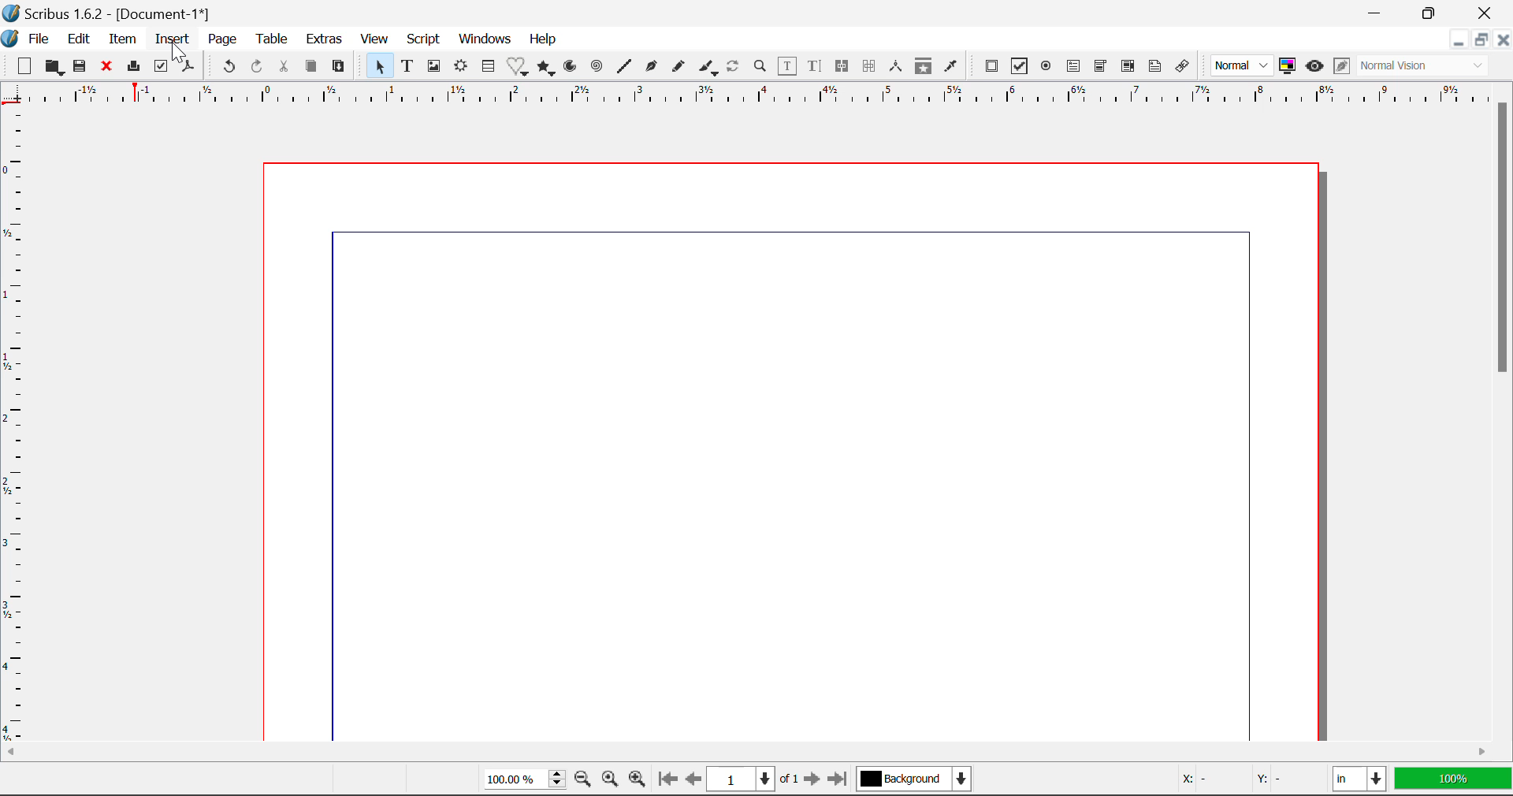  What do you see at coordinates (108, 13) in the screenshot?
I see `Scribus 1.62 - [Document 1*]` at bounding box center [108, 13].